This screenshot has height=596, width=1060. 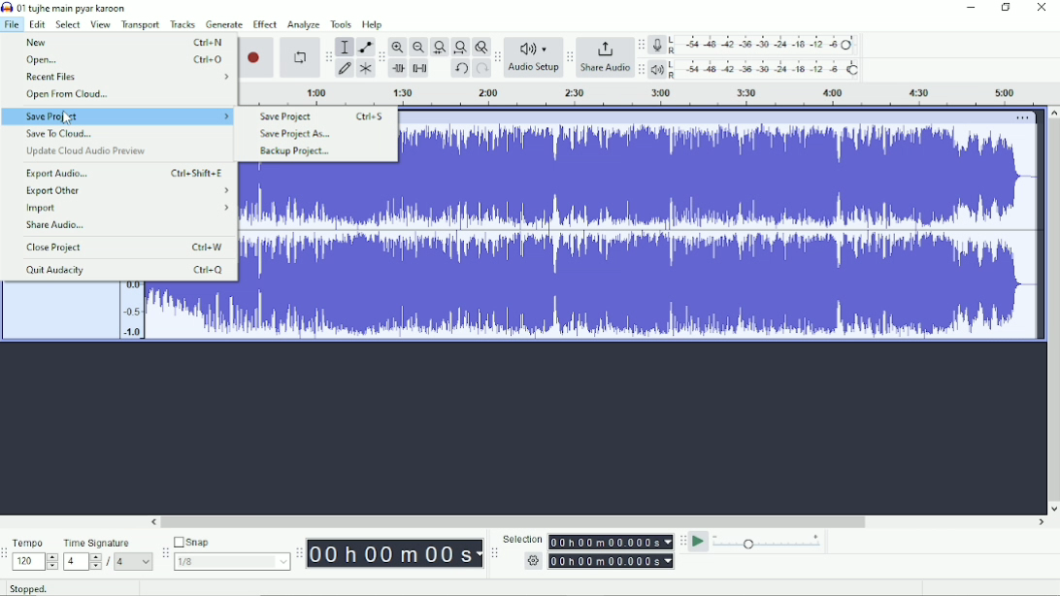 I want to click on Zoom Out, so click(x=417, y=47).